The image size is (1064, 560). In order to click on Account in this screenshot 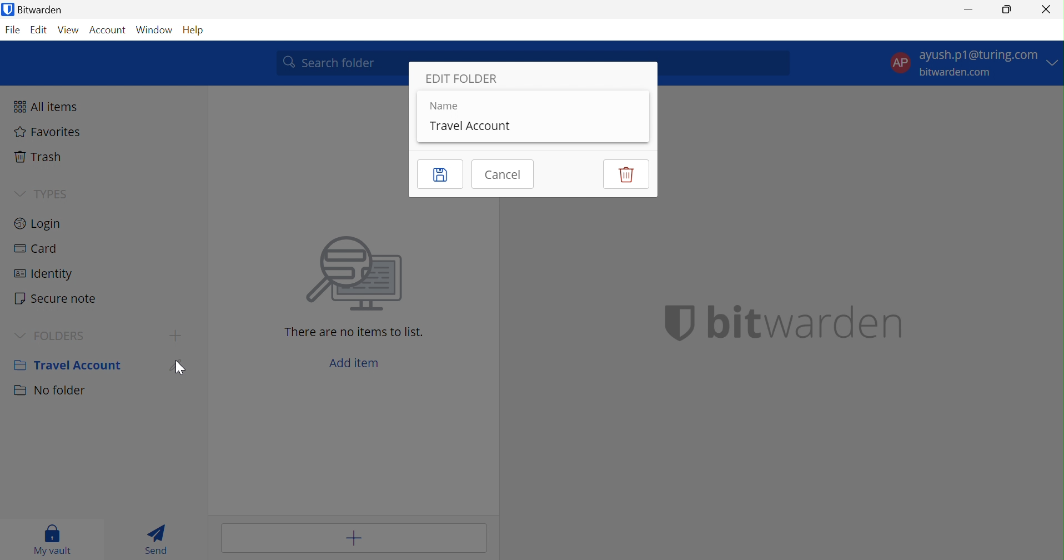, I will do `click(108, 29)`.